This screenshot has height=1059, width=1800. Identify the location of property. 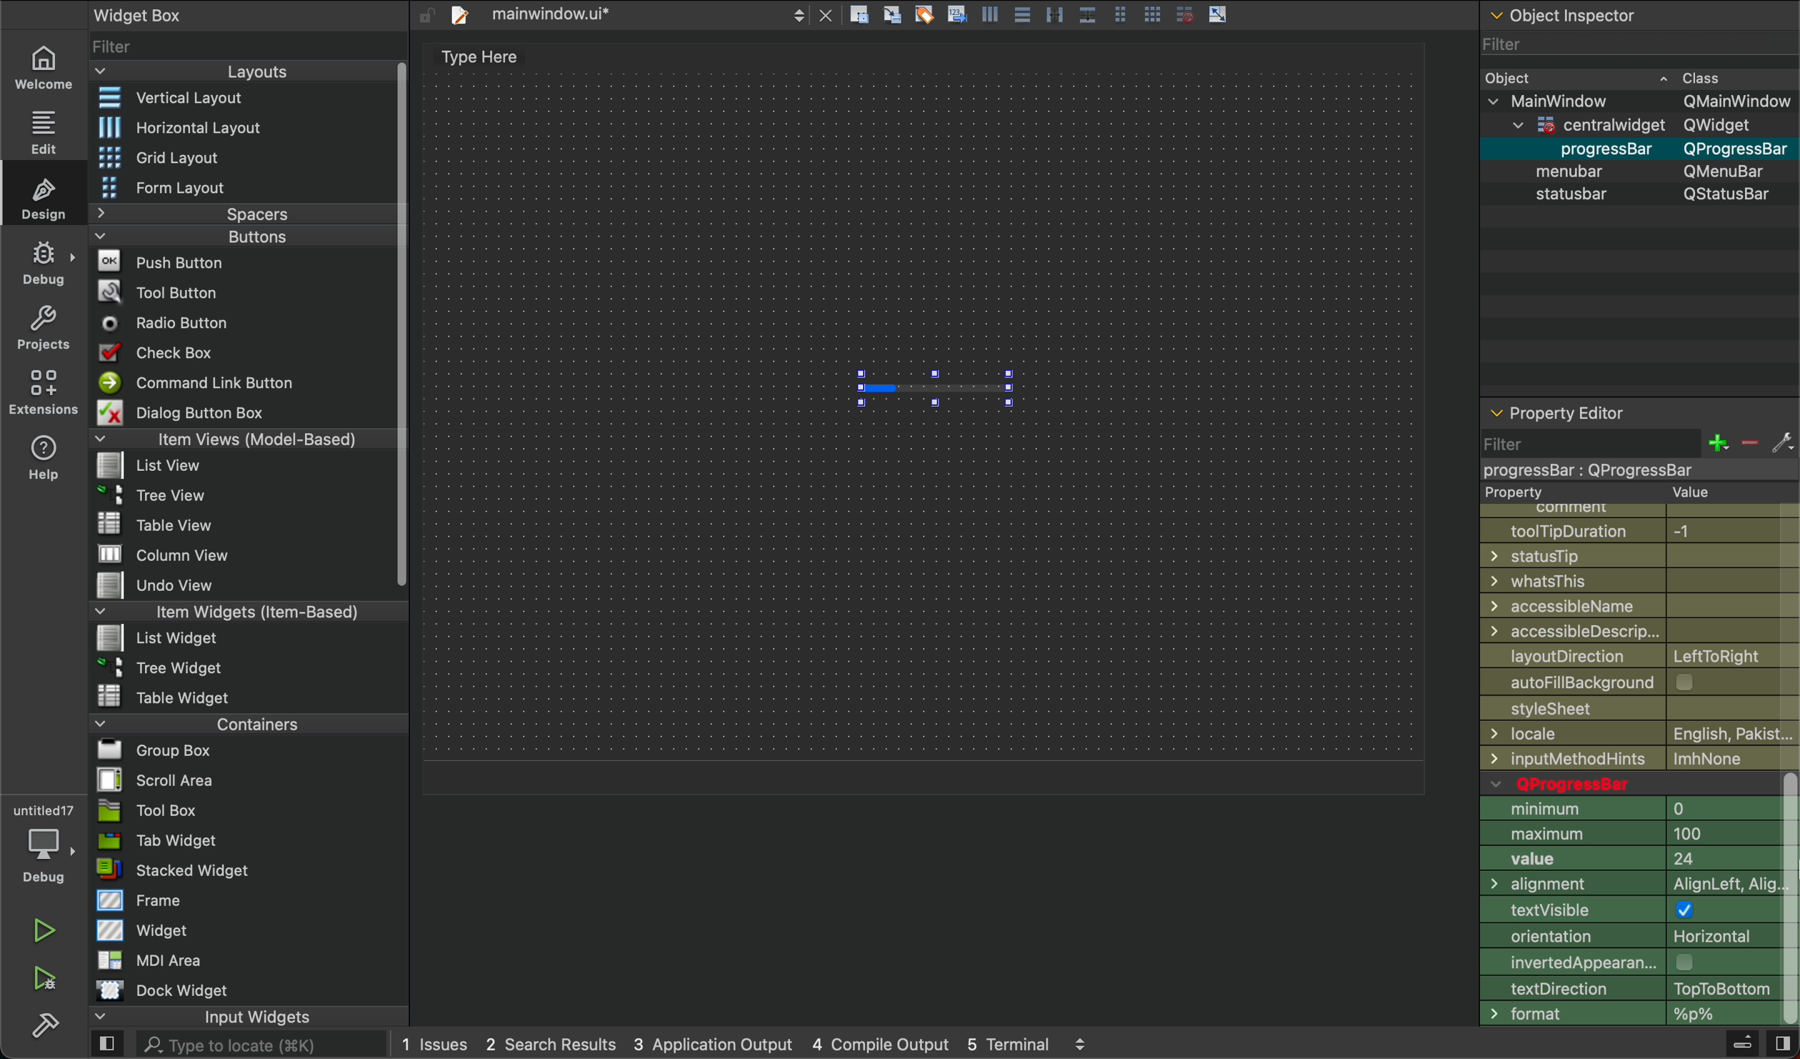
(1613, 493).